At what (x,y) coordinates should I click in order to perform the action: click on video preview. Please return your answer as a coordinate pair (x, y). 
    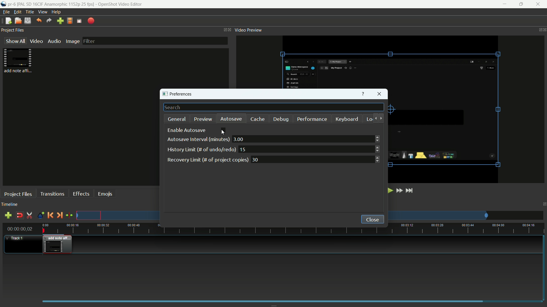
    Looking at the image, I should click on (248, 30).